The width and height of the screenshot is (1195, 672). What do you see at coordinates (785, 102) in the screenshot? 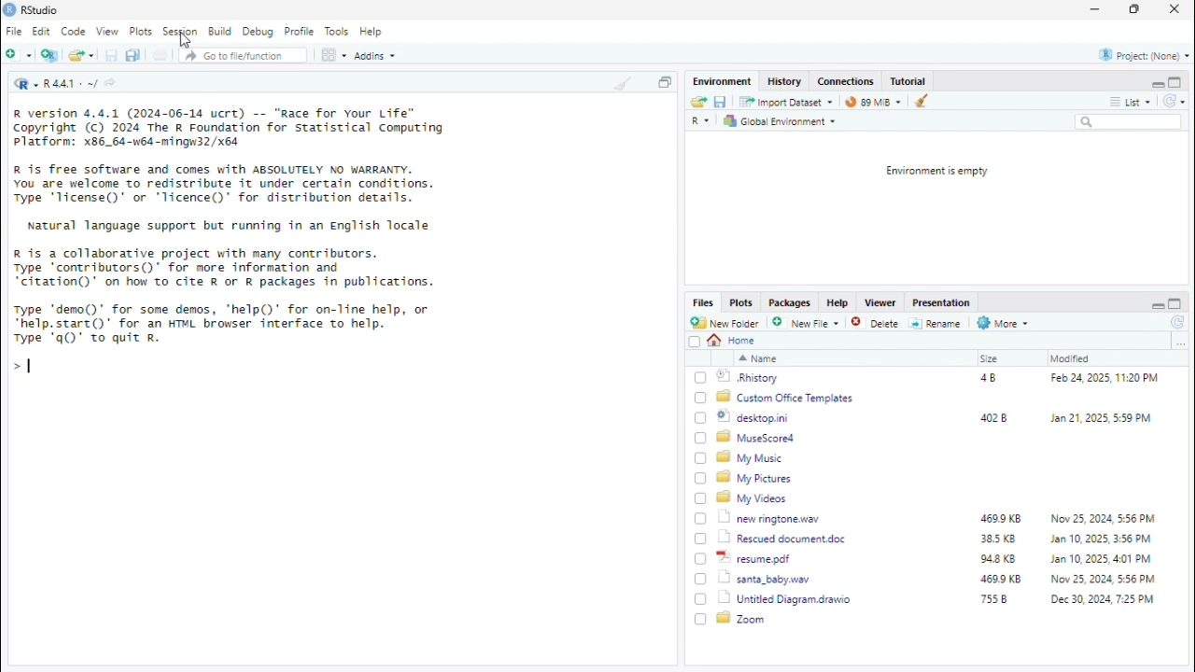
I see `Import Dataset` at bounding box center [785, 102].